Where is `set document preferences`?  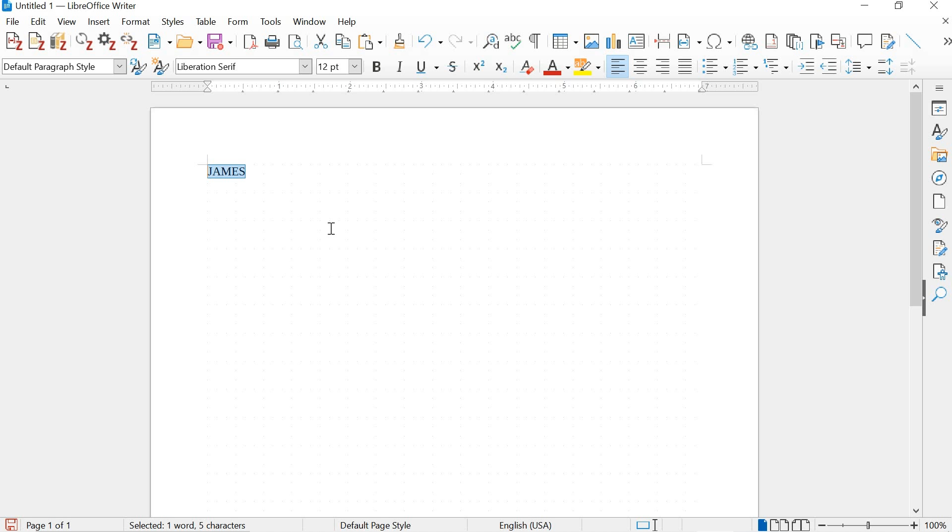 set document preferences is located at coordinates (107, 43).